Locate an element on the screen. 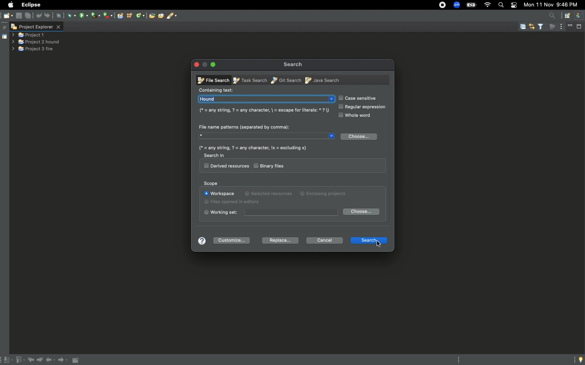  shared area is located at coordinates (0, 37).